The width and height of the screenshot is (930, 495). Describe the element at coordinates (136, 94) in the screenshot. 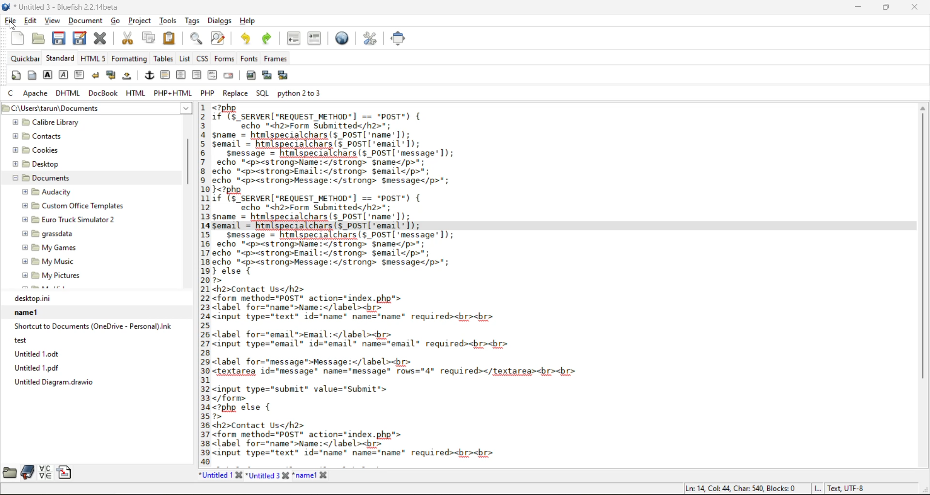

I see `html` at that location.